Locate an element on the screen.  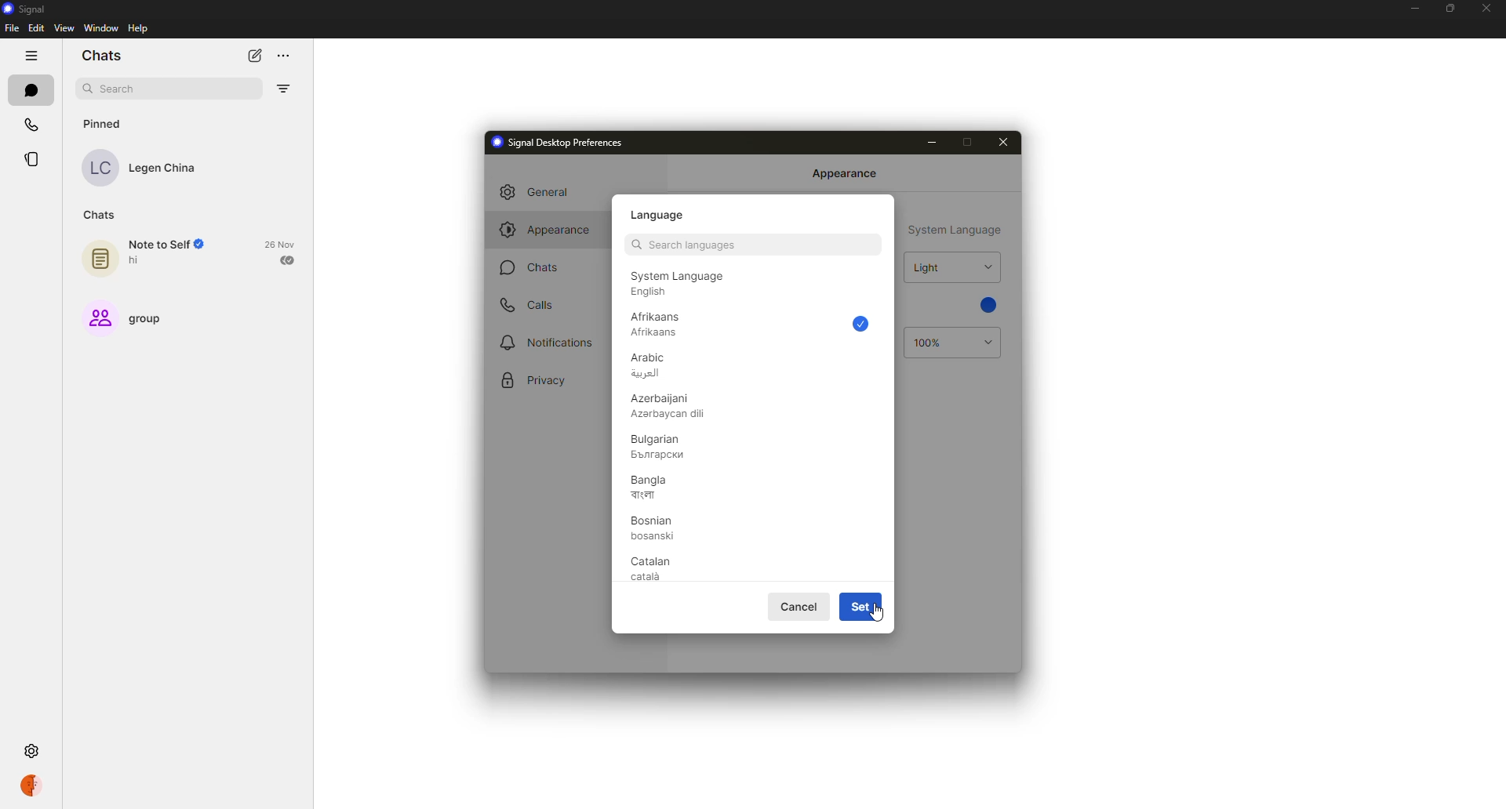
cursor is located at coordinates (883, 611).